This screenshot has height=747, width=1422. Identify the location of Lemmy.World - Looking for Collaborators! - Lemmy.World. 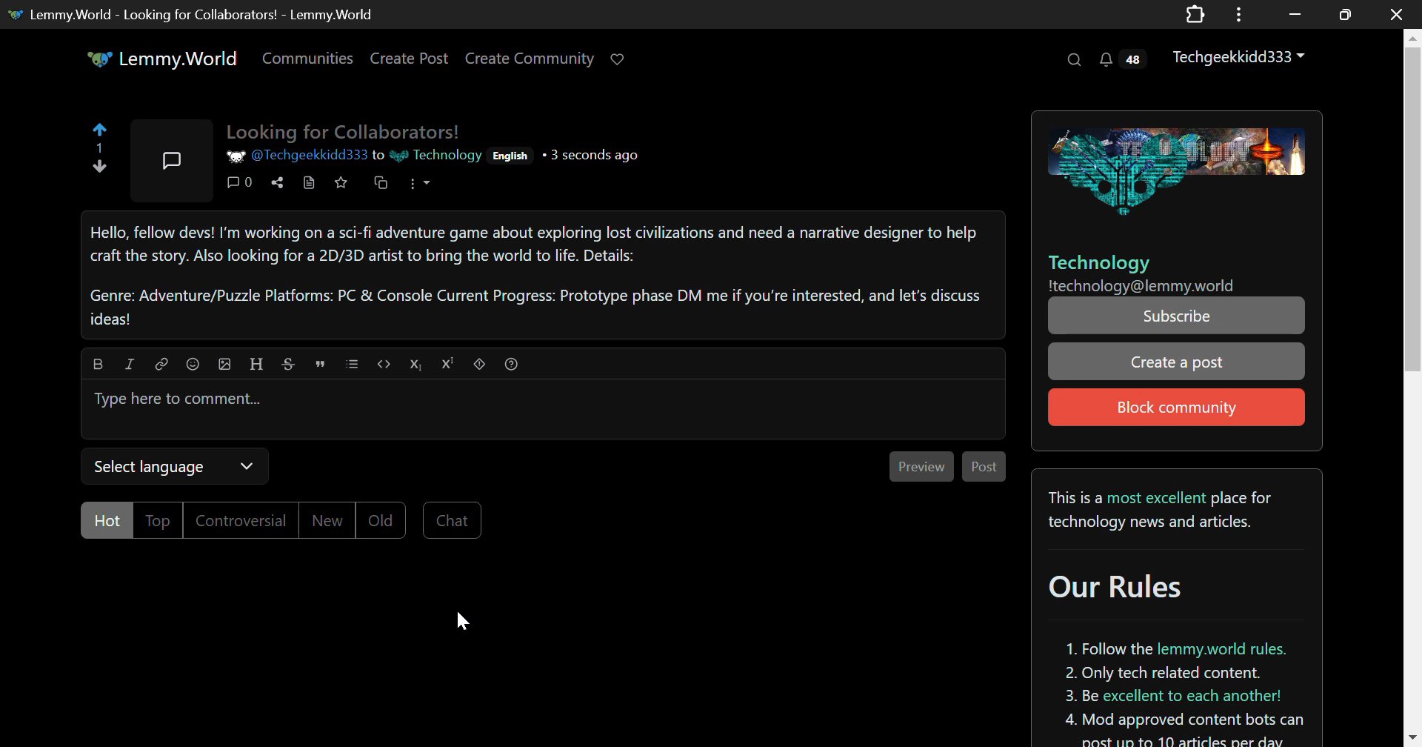
(219, 14).